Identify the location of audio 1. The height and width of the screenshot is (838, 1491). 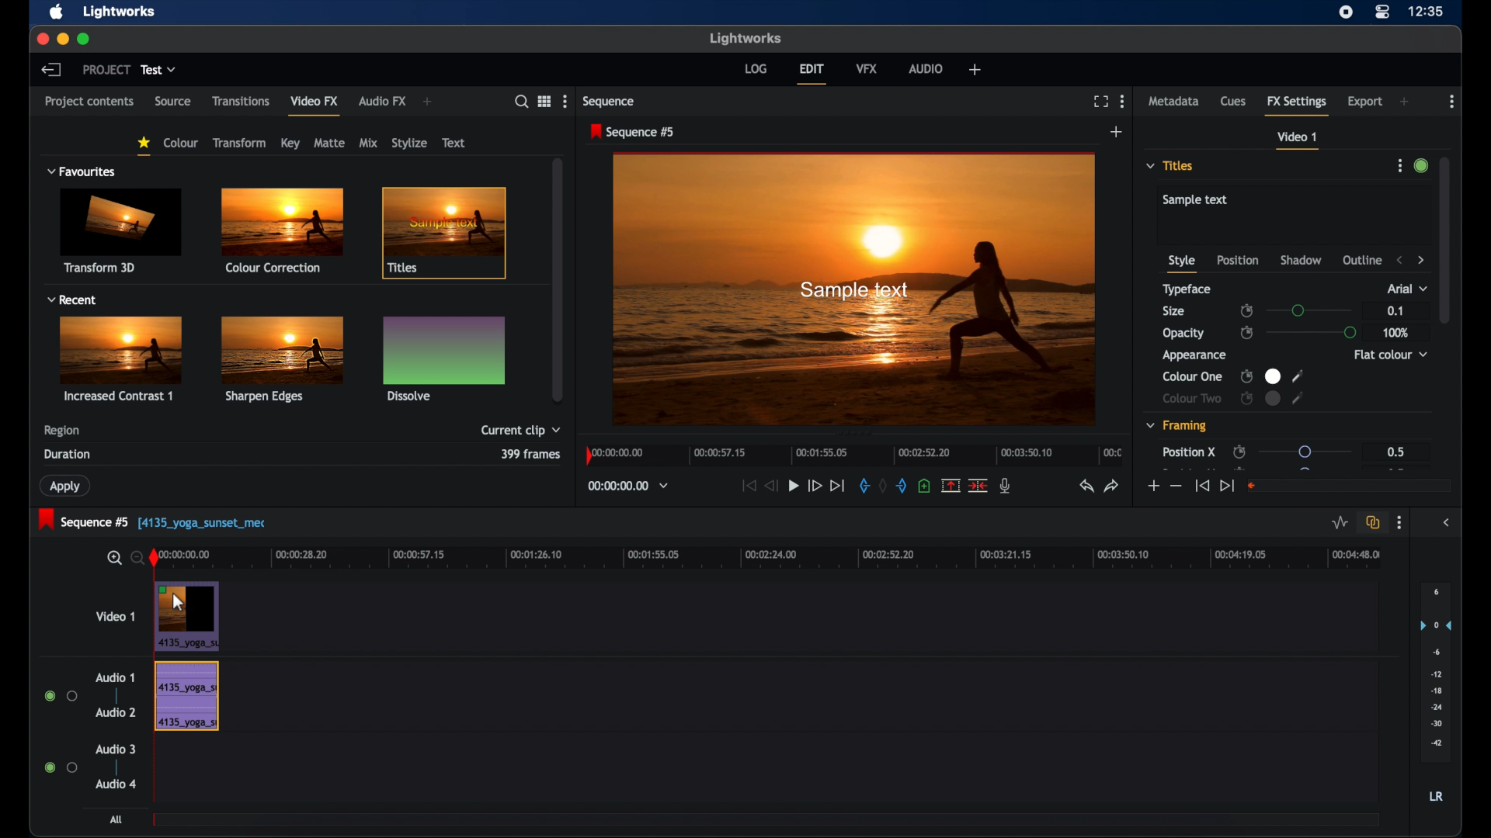
(115, 678).